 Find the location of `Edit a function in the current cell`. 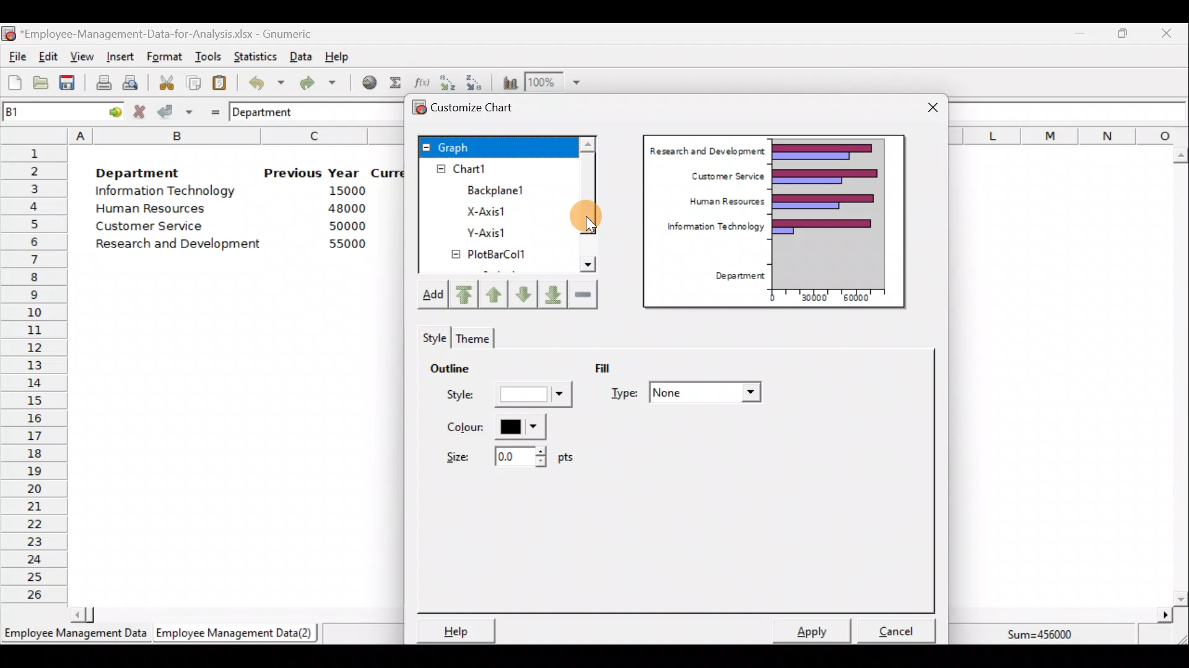

Edit a function in the current cell is located at coordinates (421, 82).